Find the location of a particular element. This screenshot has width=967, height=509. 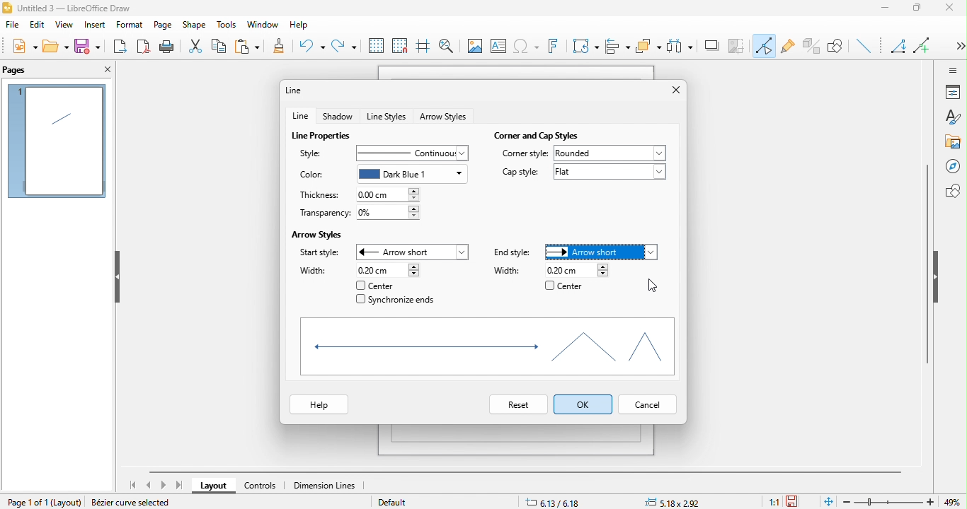

shapes is located at coordinates (486, 348).